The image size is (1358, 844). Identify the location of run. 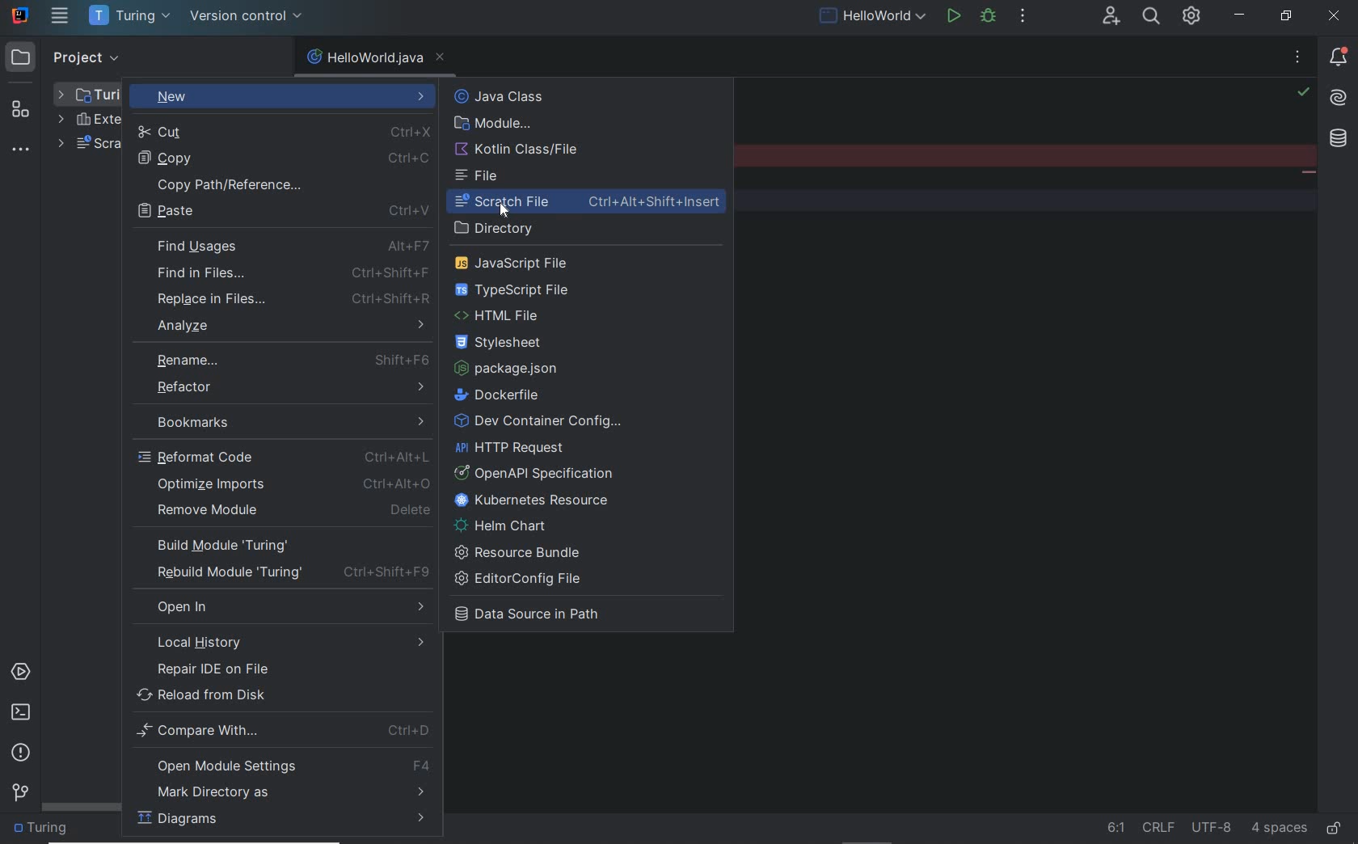
(954, 18).